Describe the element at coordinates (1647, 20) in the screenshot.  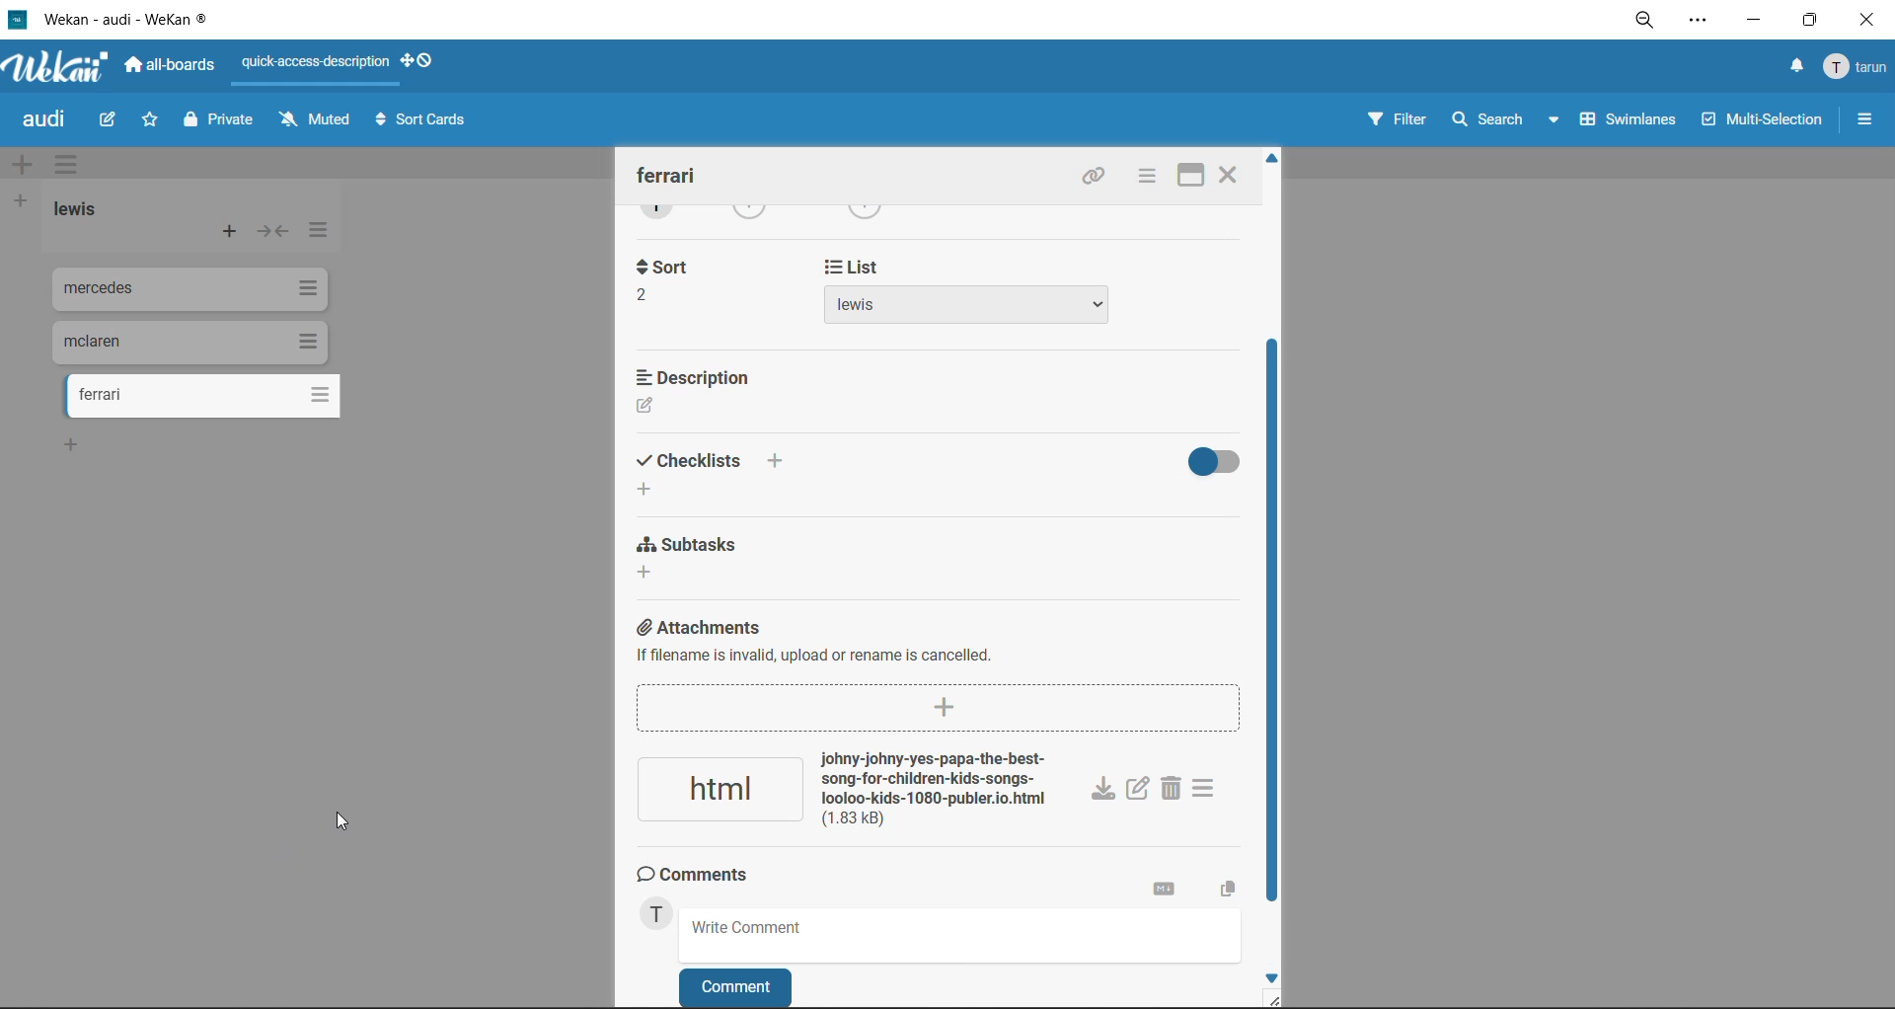
I see `zoom` at that location.